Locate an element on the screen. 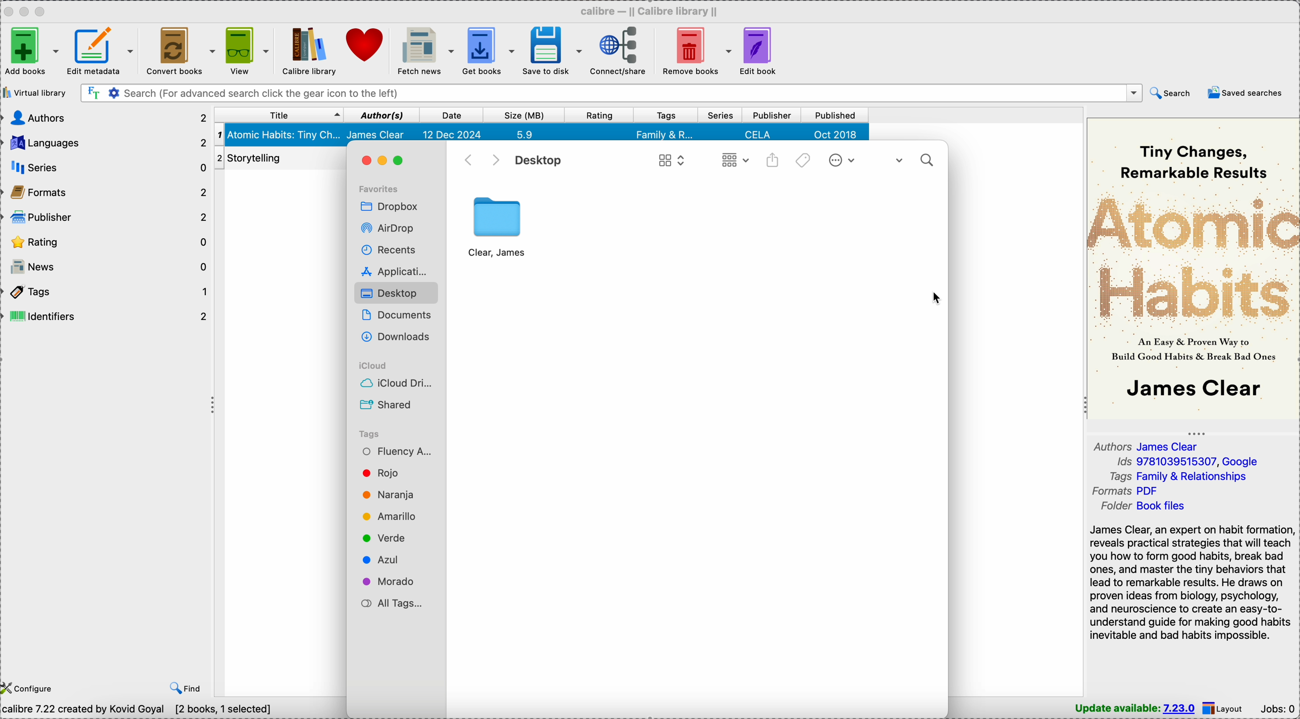  saved searches is located at coordinates (1245, 92).